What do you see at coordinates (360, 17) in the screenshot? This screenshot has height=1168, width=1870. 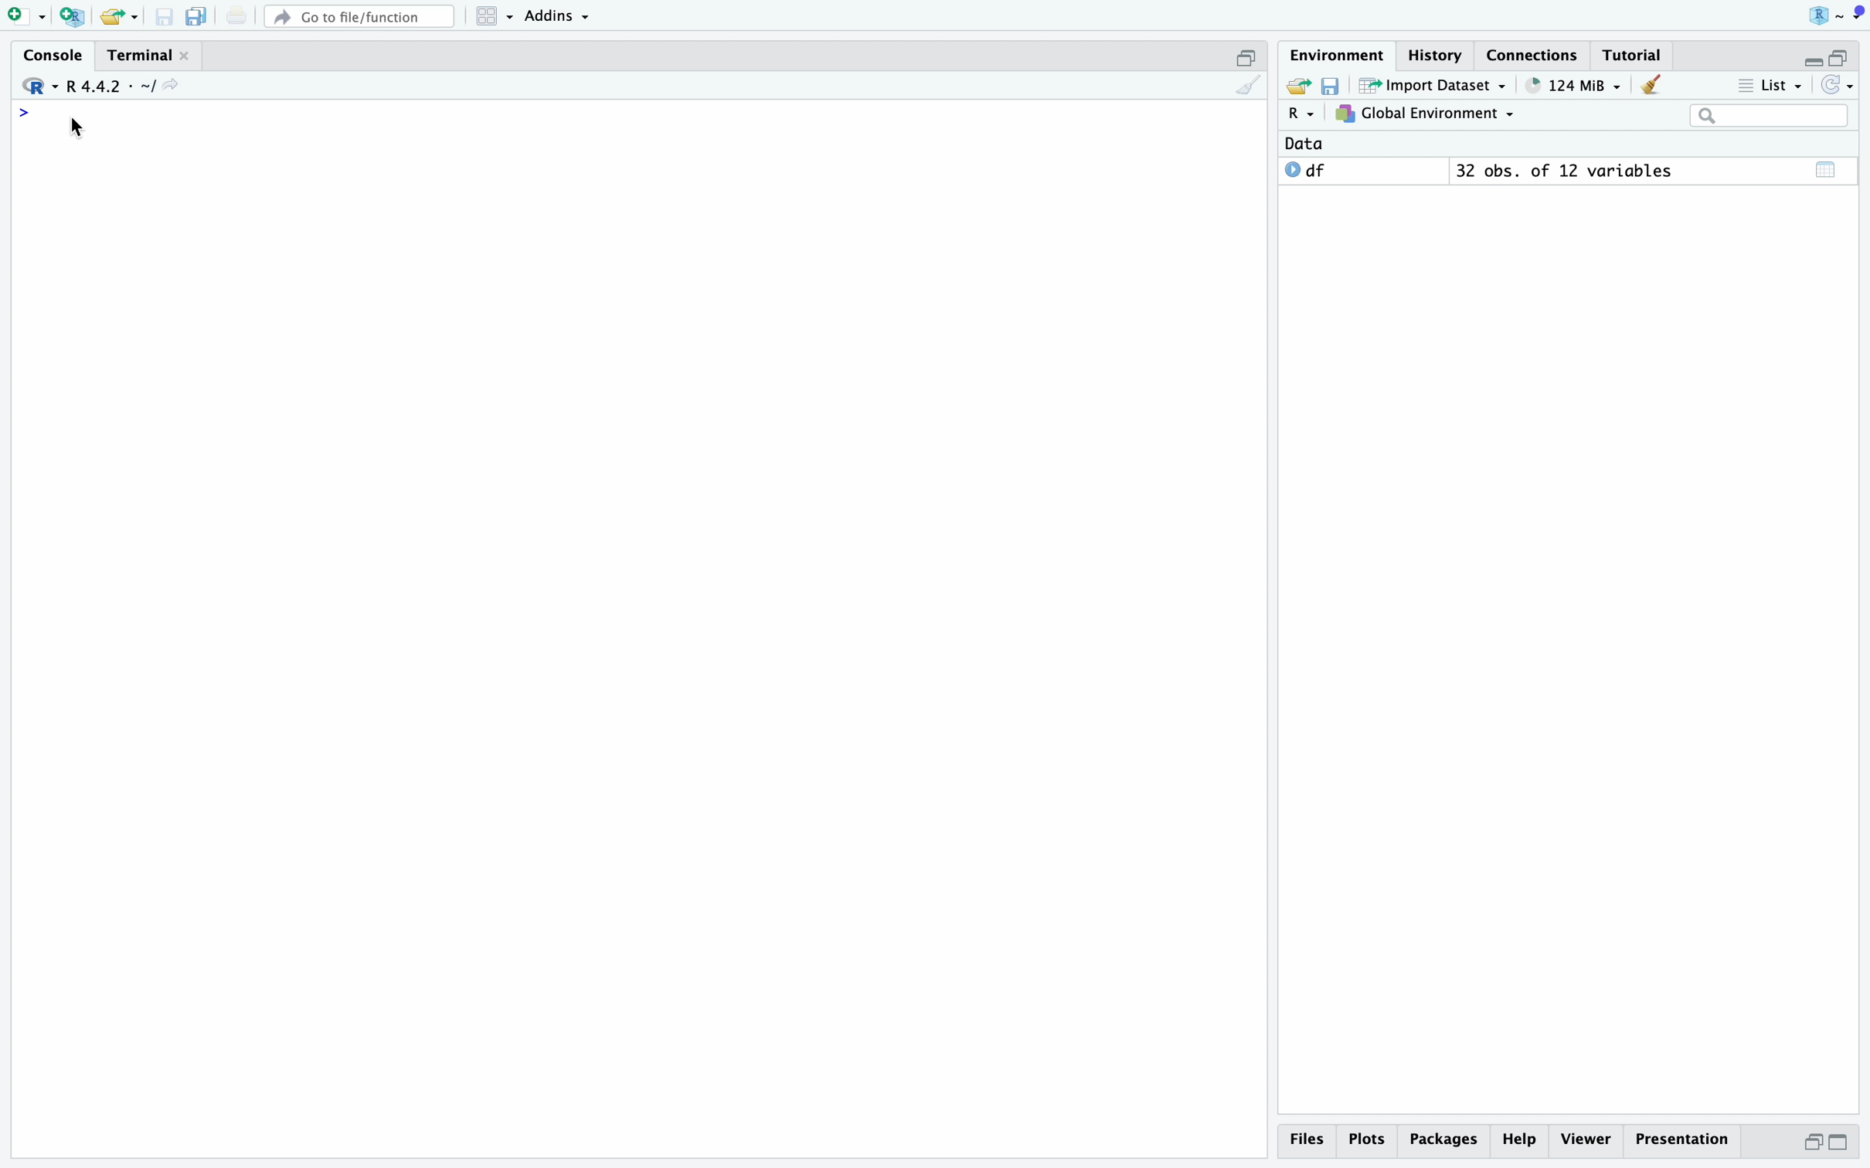 I see `go to file/function` at bounding box center [360, 17].